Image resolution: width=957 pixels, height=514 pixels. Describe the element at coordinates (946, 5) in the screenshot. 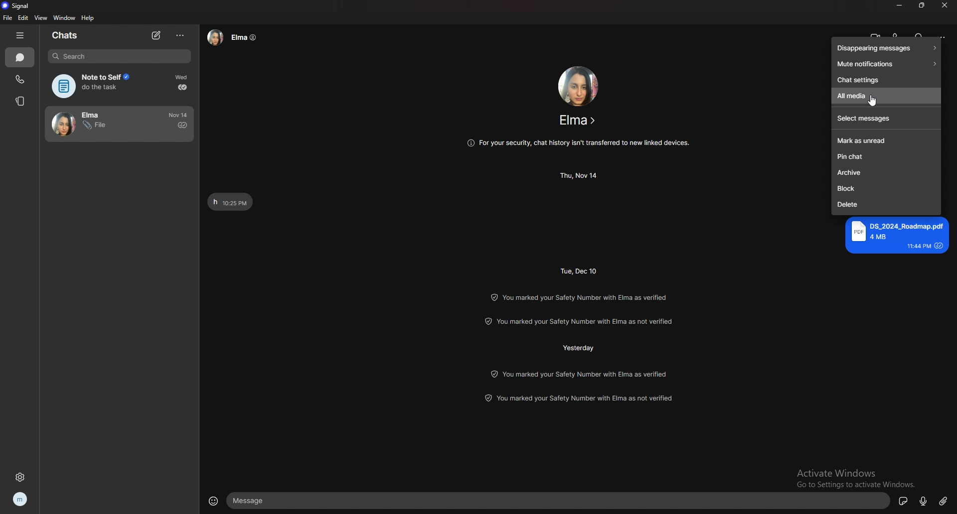

I see `close` at that location.